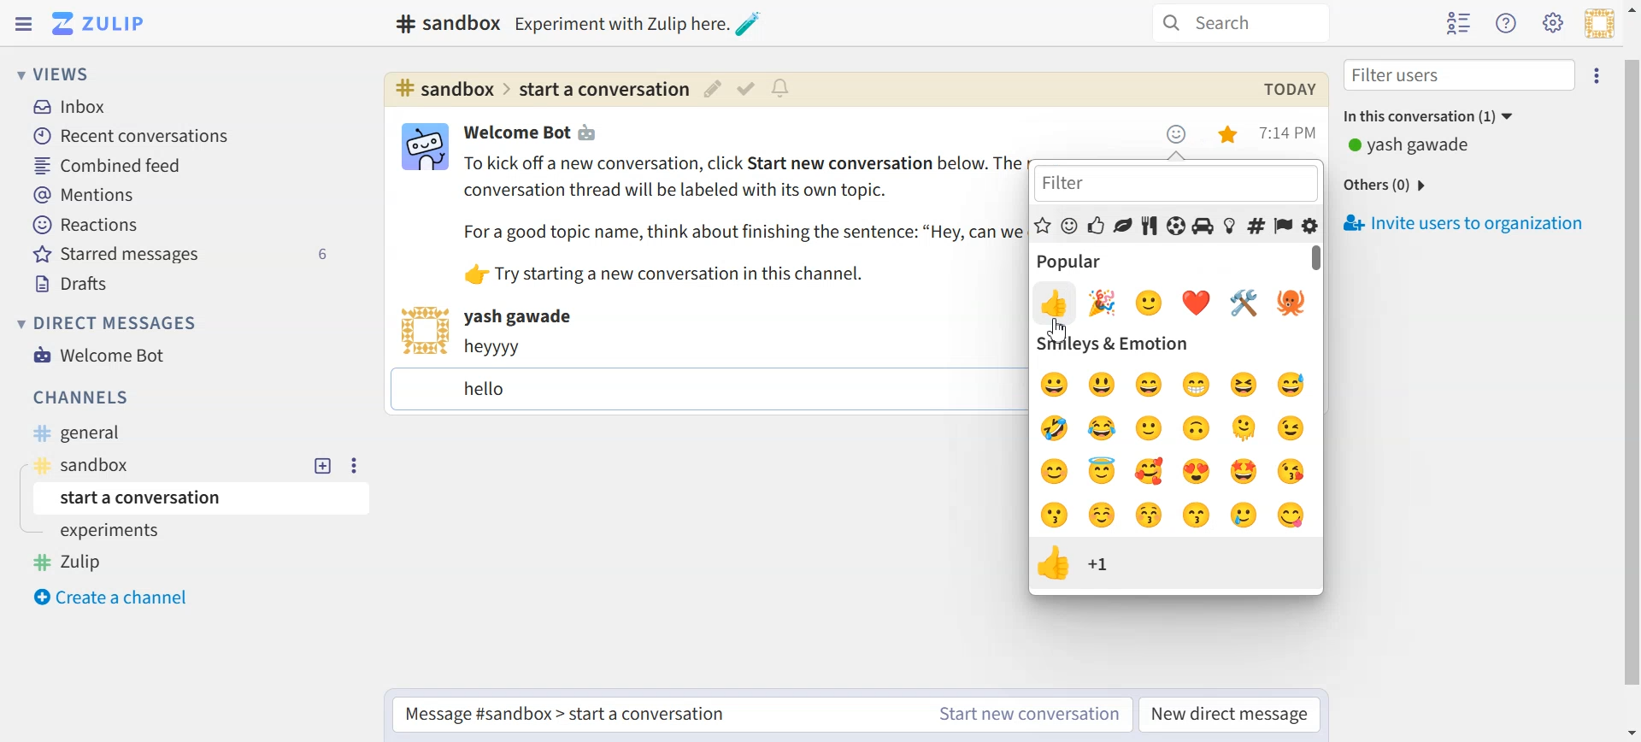  I want to click on Reactions, so click(87, 225).